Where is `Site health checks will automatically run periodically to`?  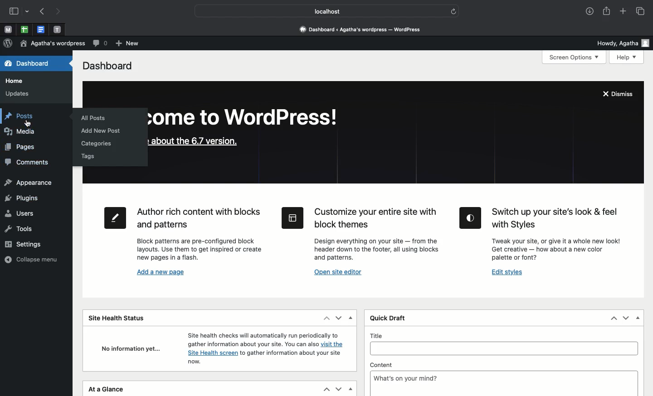 Site health checks will automatically run periodically to is located at coordinates (262, 335).